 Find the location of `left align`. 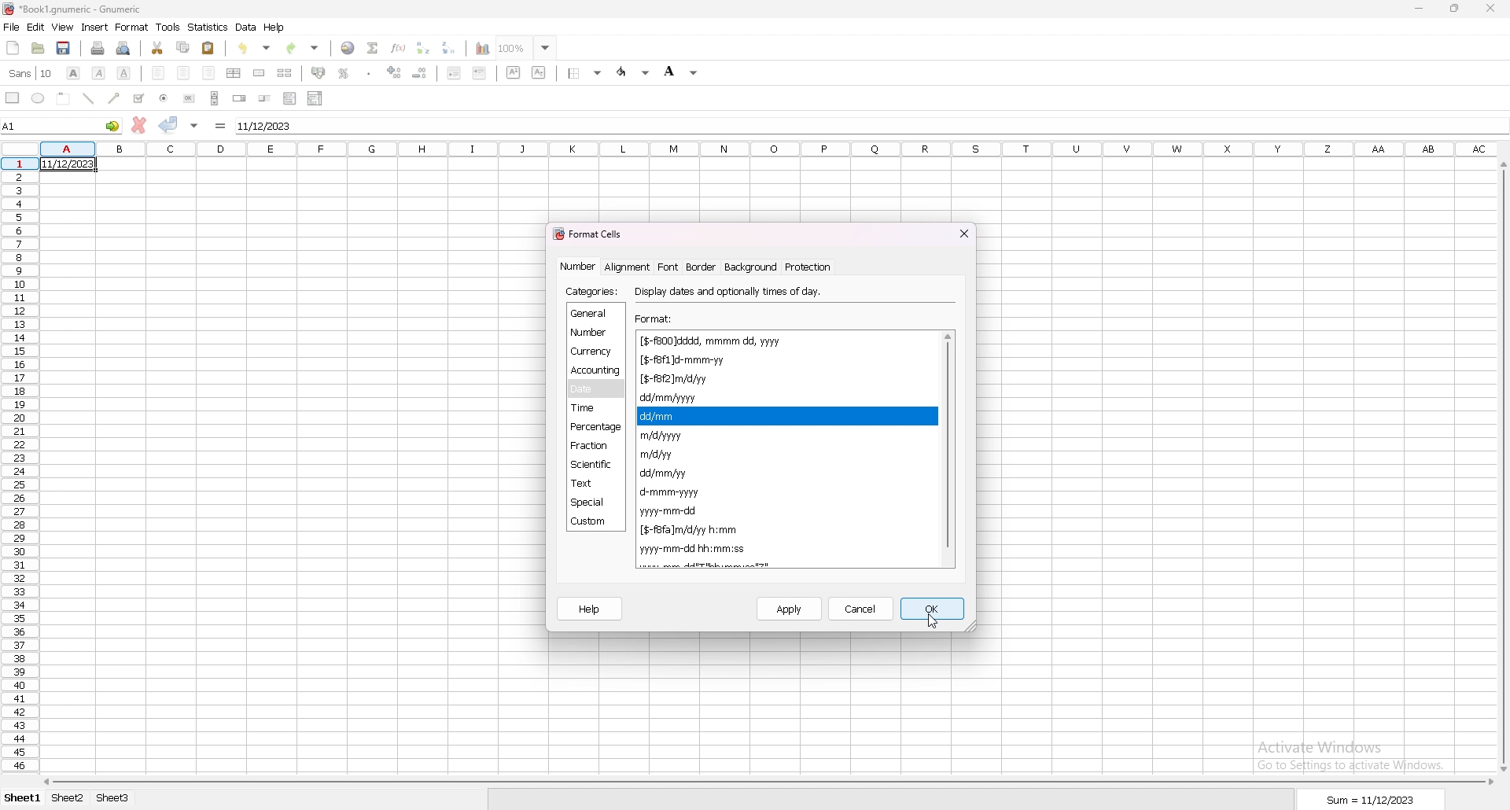

left align is located at coordinates (158, 72).